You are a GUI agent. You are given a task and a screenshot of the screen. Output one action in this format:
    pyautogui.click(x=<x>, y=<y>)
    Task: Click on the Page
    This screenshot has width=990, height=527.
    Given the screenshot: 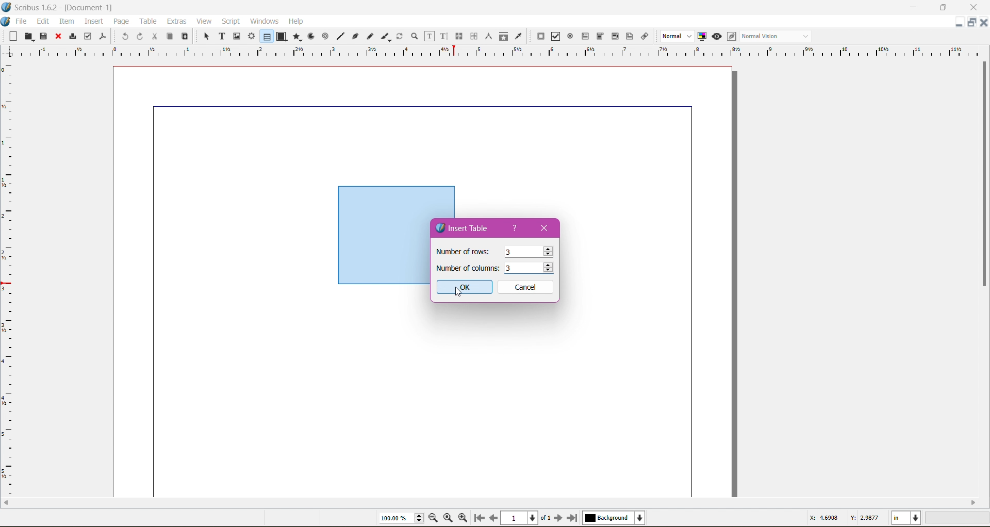 What is the action you would take?
    pyautogui.click(x=120, y=21)
    